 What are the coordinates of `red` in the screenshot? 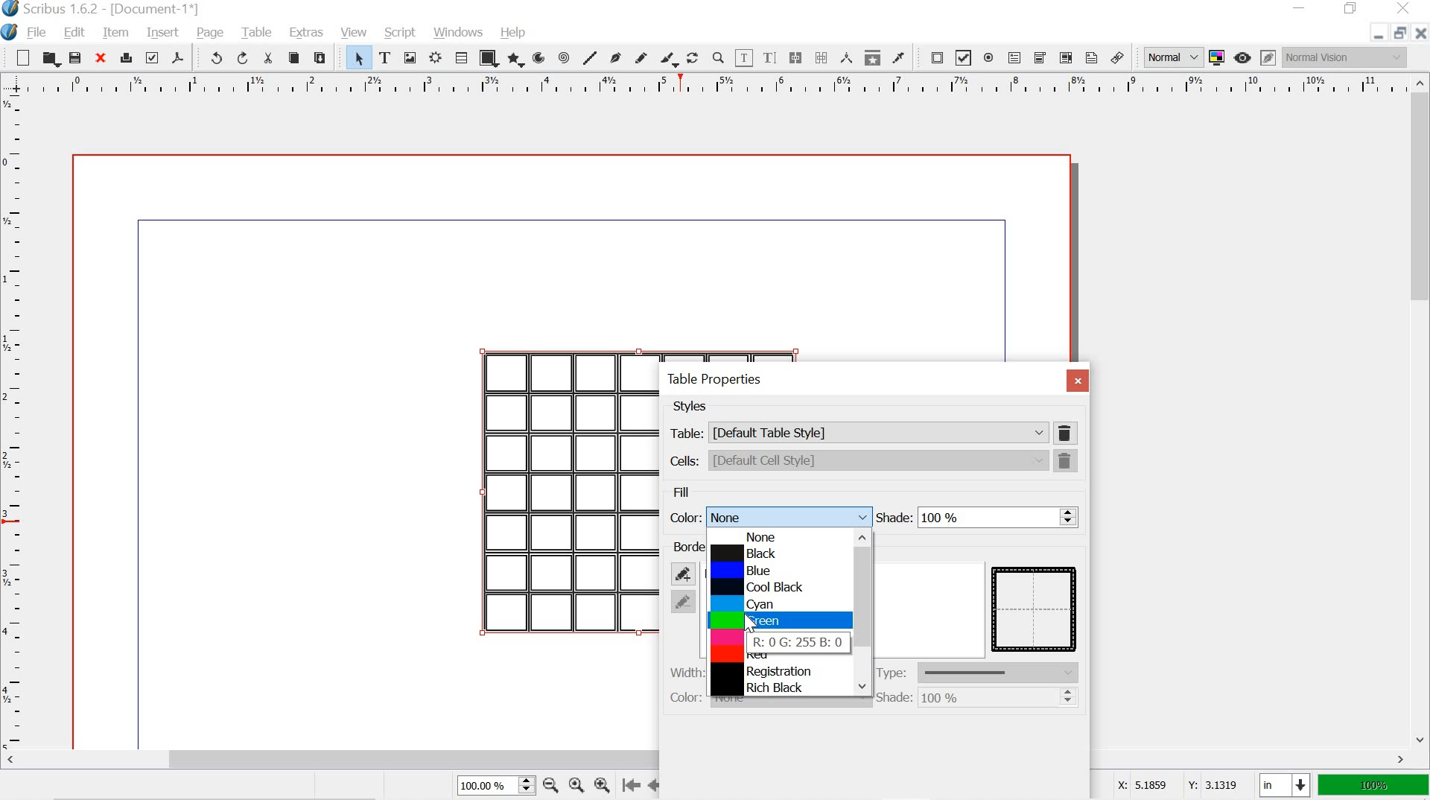 It's located at (741, 656).